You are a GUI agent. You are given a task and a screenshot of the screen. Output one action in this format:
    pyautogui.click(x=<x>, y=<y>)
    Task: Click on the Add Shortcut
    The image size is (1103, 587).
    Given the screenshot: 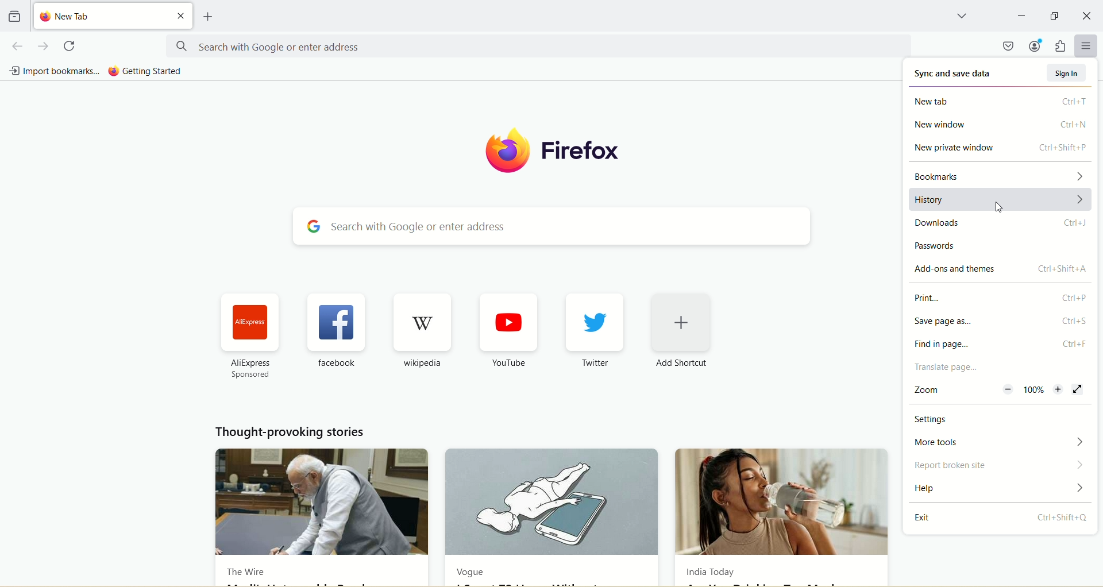 What is the action you would take?
    pyautogui.click(x=681, y=365)
    